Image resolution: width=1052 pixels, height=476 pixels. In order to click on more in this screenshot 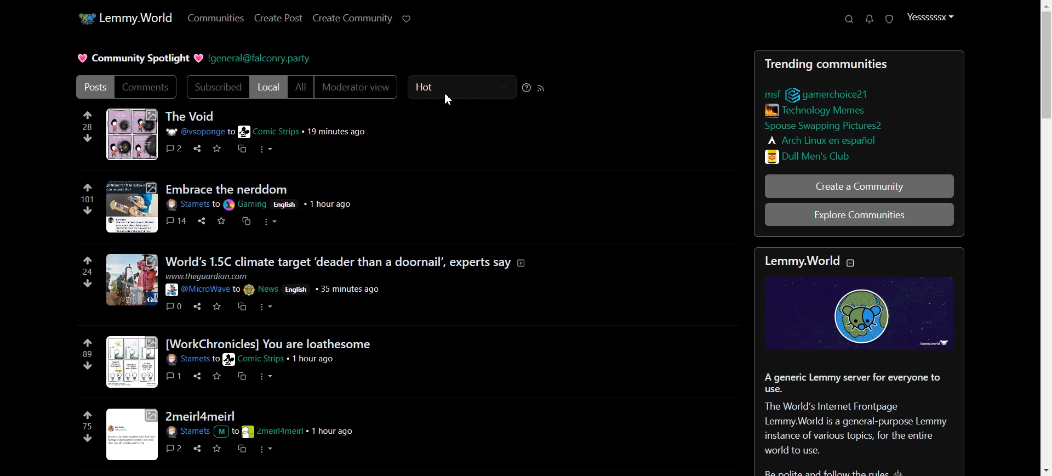, I will do `click(263, 307)`.